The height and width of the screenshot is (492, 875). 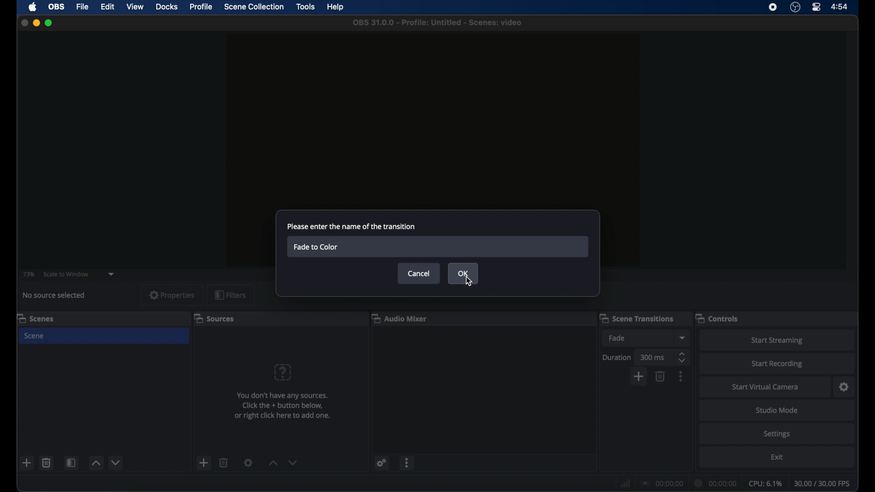 I want to click on view, so click(x=136, y=7).